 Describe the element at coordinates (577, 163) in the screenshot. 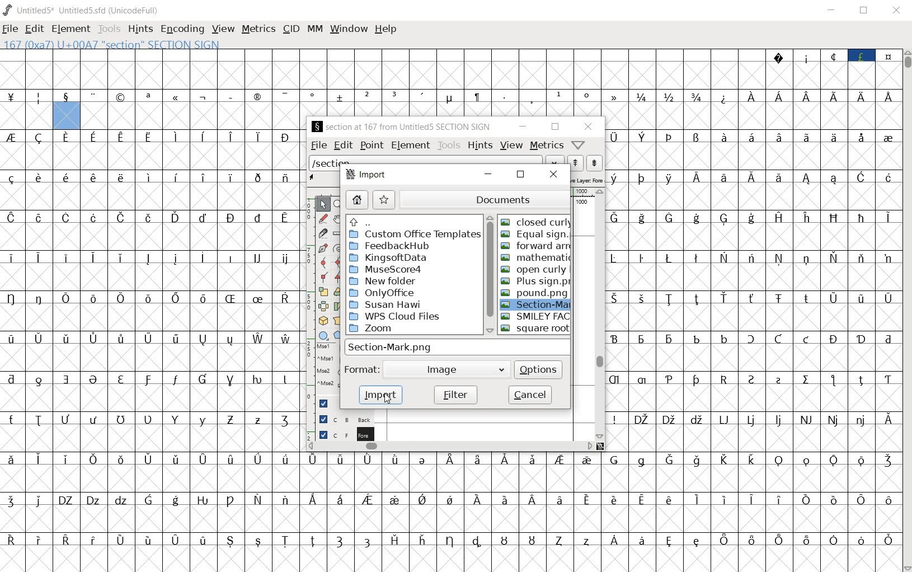

I see `show the next word on the list` at that location.